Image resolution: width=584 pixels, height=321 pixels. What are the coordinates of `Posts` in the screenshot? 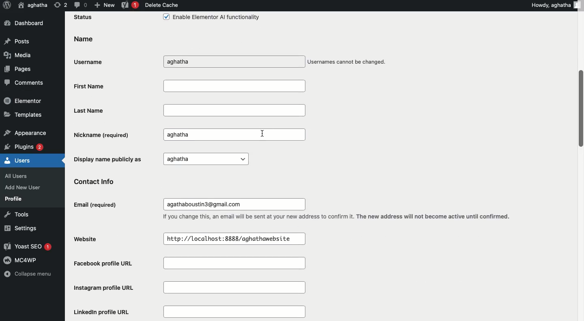 It's located at (17, 42).